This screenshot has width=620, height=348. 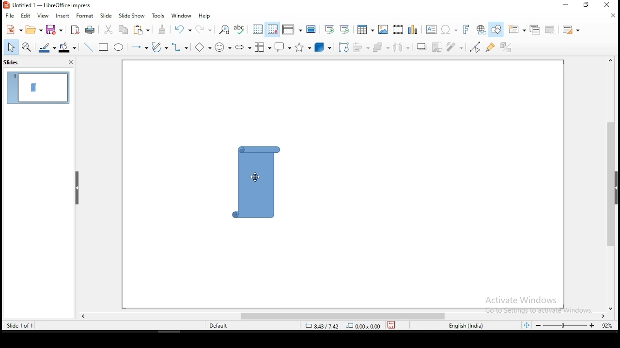 I want to click on englisg (india), so click(x=462, y=325).